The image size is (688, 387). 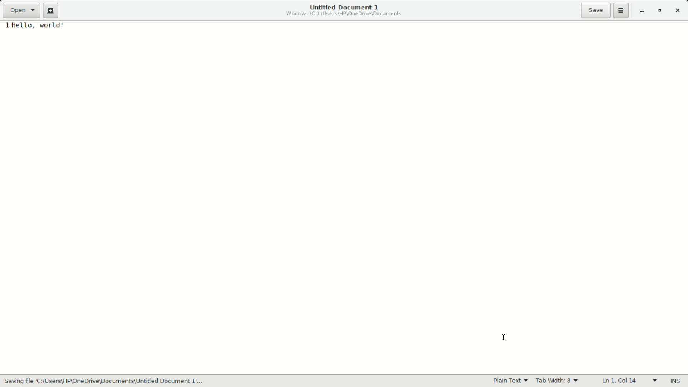 What do you see at coordinates (629, 380) in the screenshot?
I see `line and columns` at bounding box center [629, 380].